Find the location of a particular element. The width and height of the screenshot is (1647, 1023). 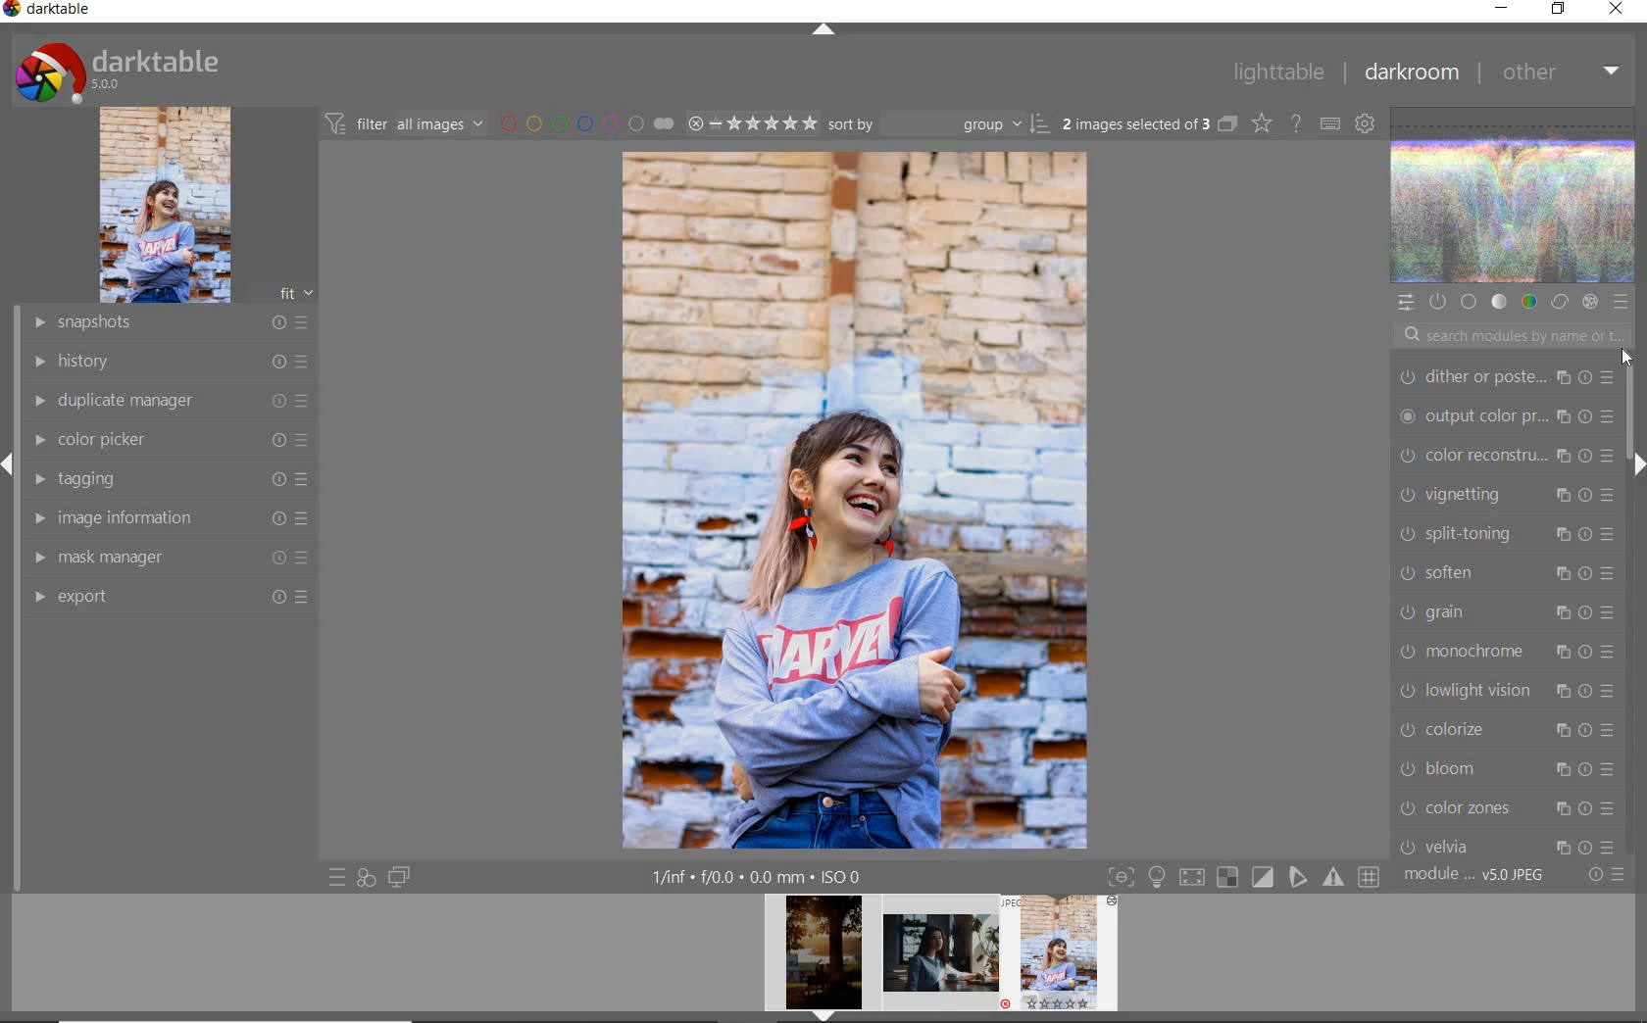

COLLAPSE GROUPED  IMAGES is located at coordinates (1227, 122).